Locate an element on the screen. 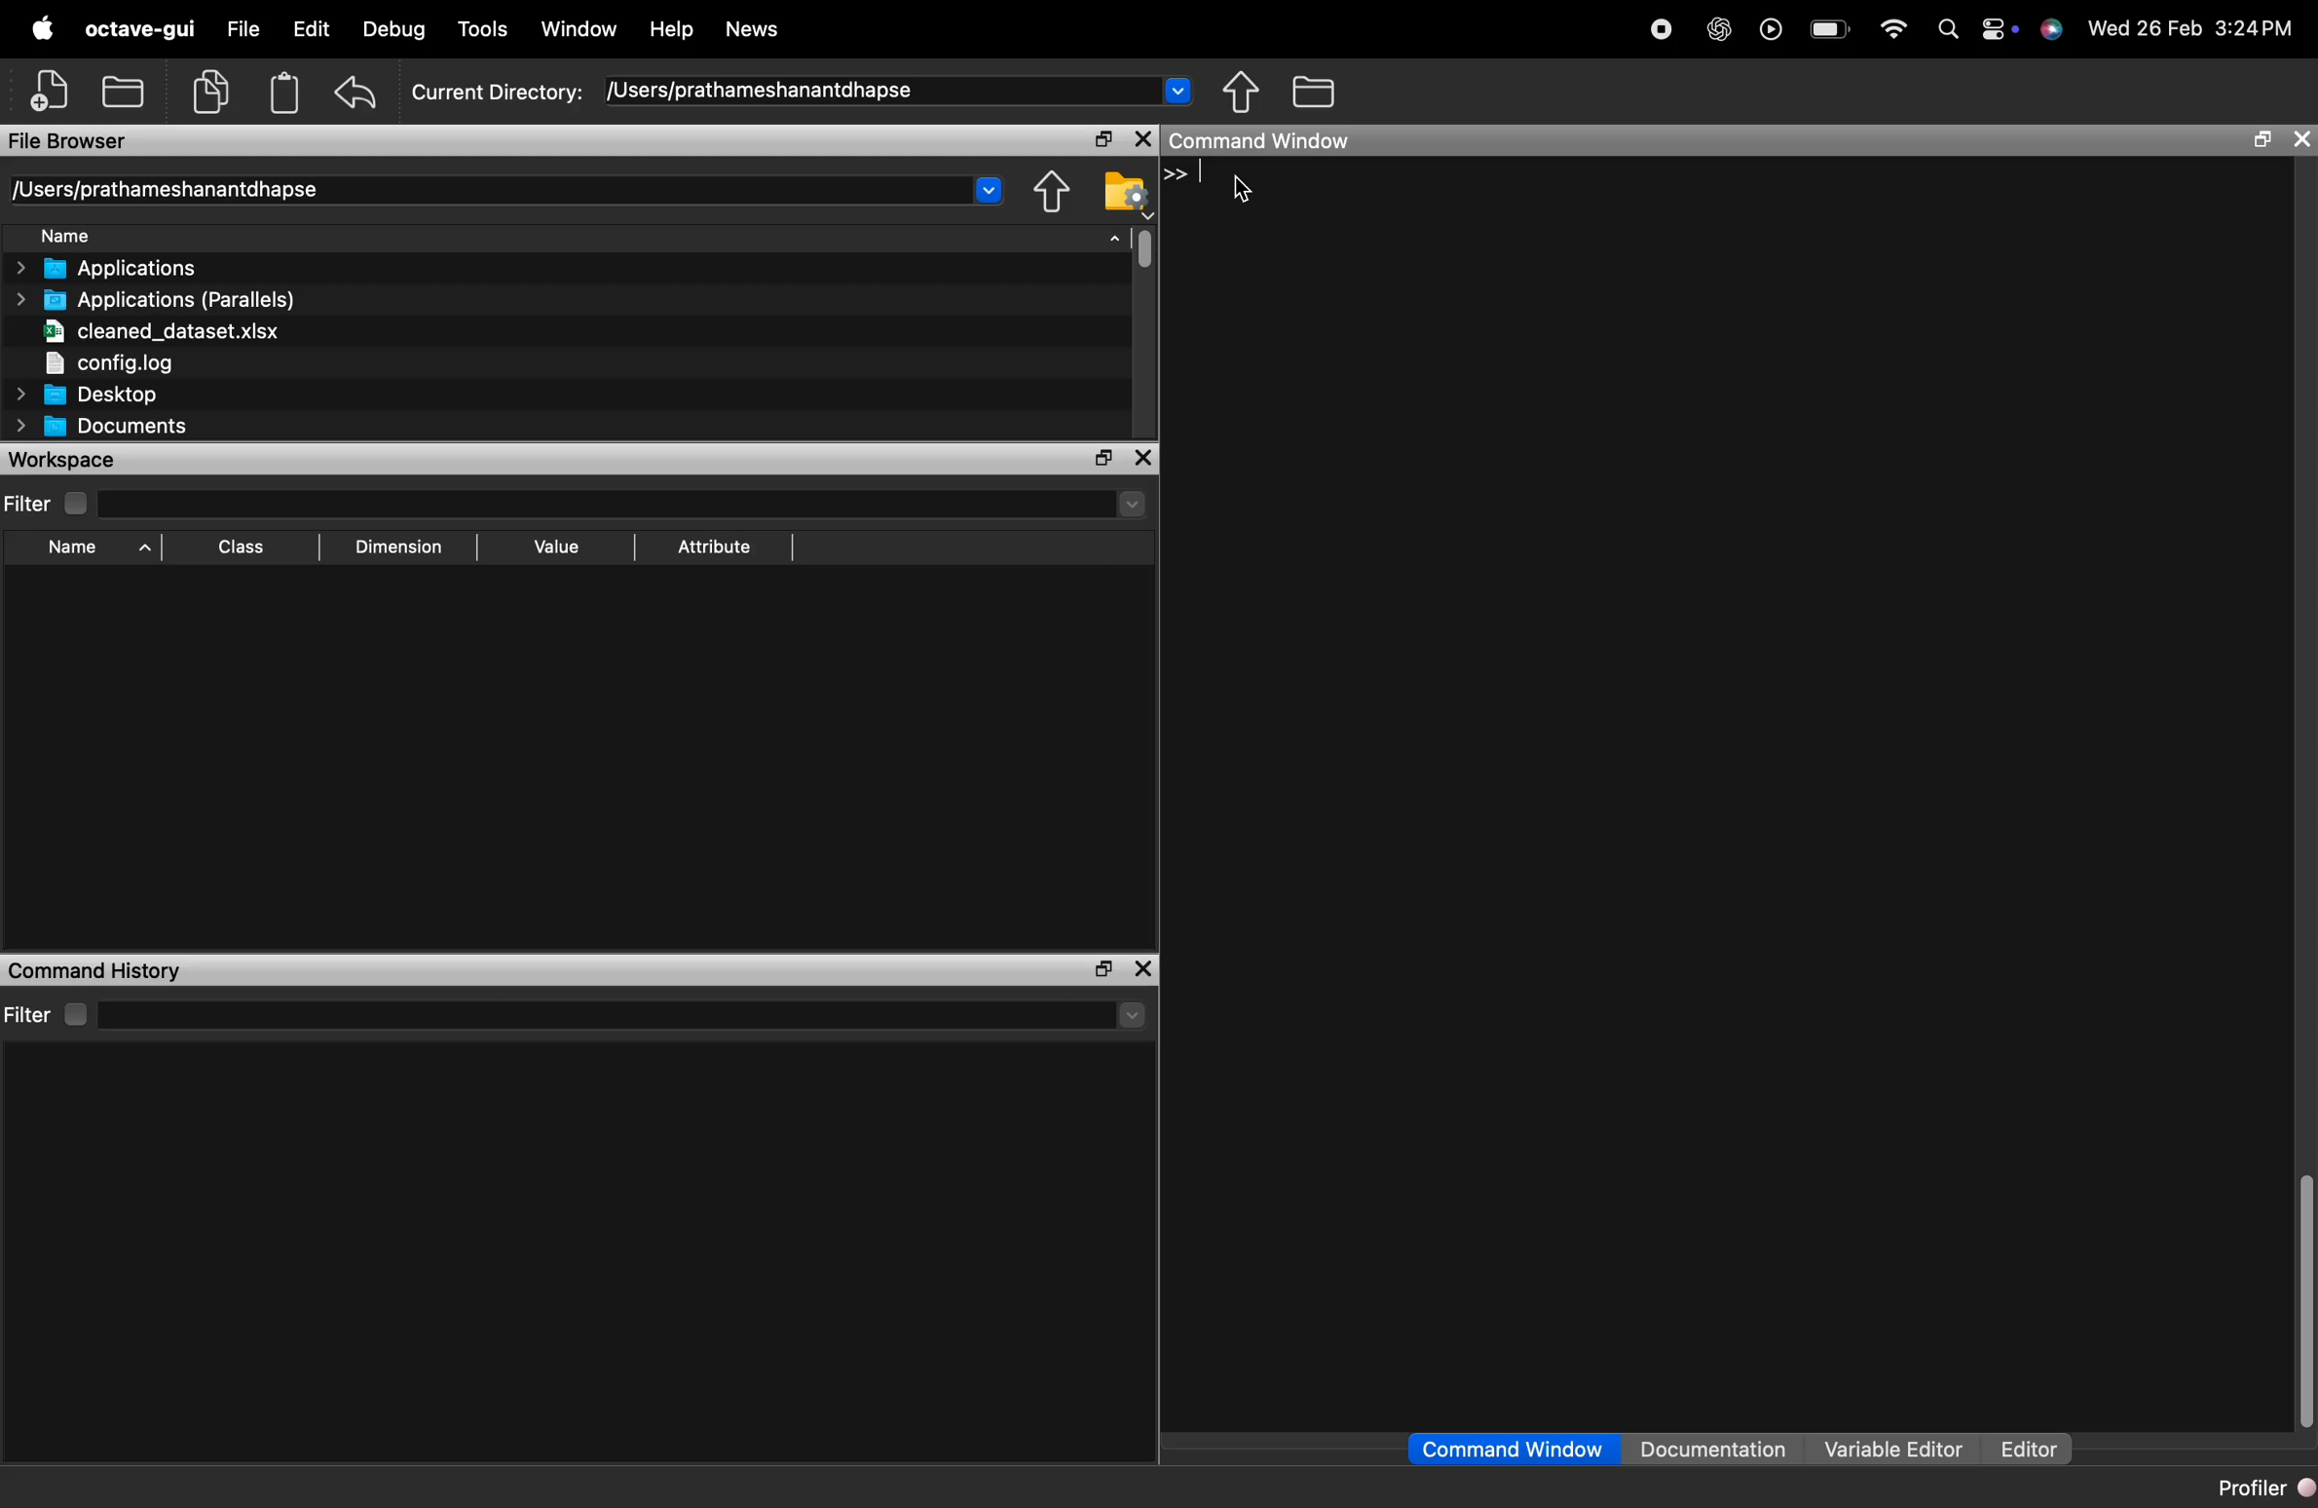 The width and height of the screenshot is (2318, 1508). search box is located at coordinates (597, 501).